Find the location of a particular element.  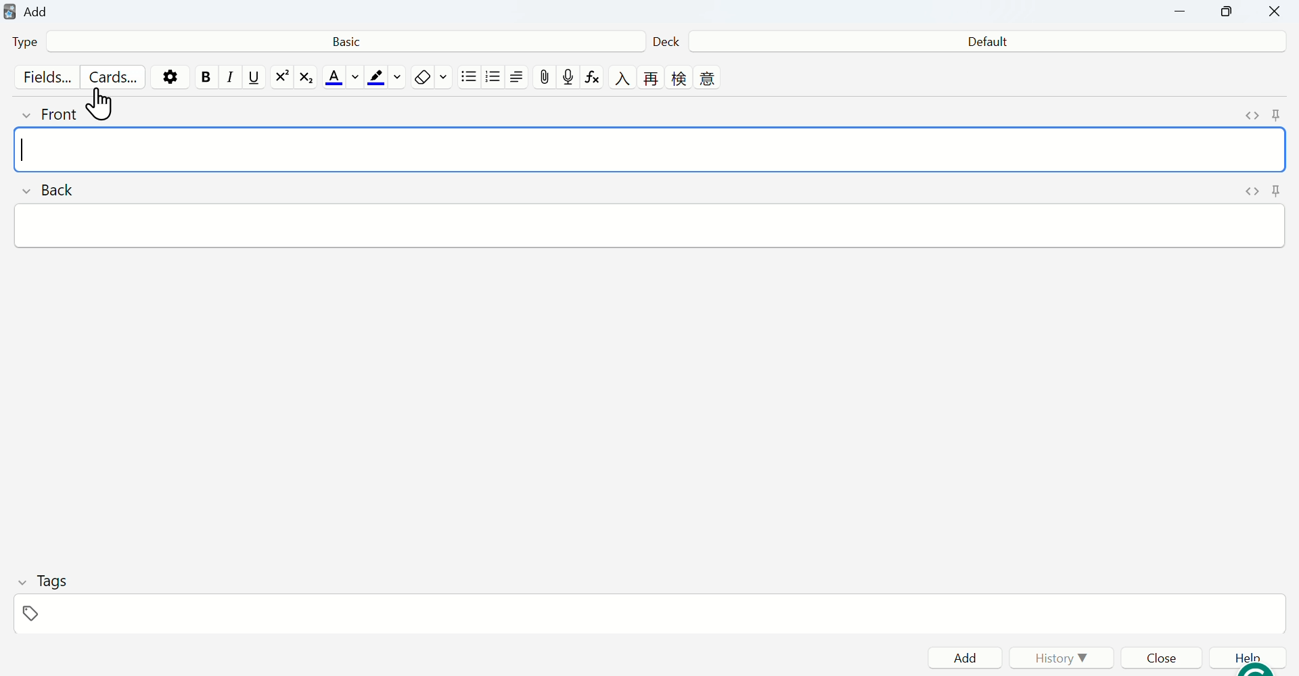

Close is located at coordinates (1277, 18).